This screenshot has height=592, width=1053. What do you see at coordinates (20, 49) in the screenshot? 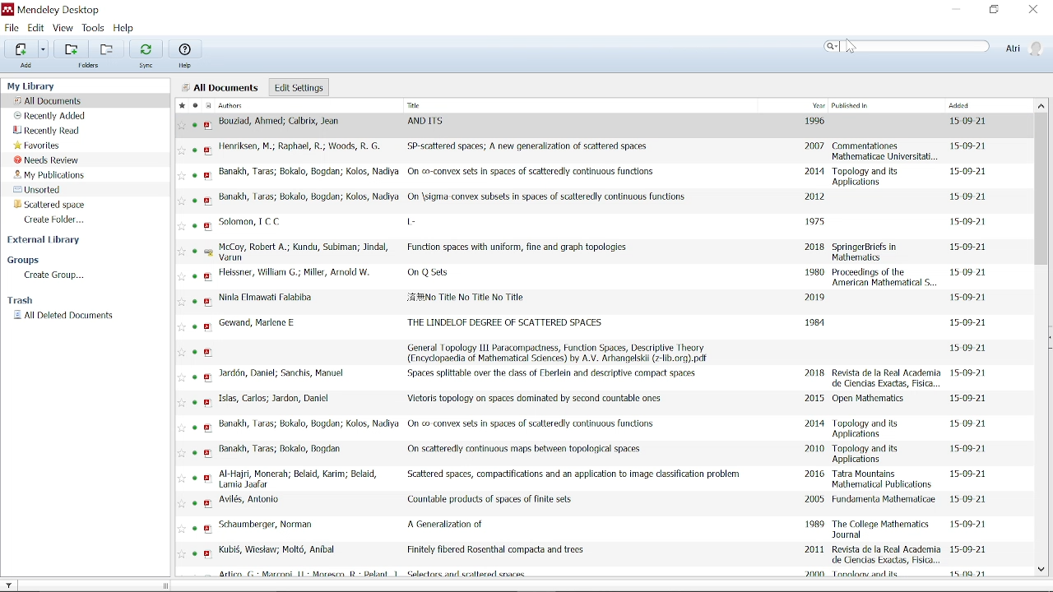
I see `Add files` at bounding box center [20, 49].